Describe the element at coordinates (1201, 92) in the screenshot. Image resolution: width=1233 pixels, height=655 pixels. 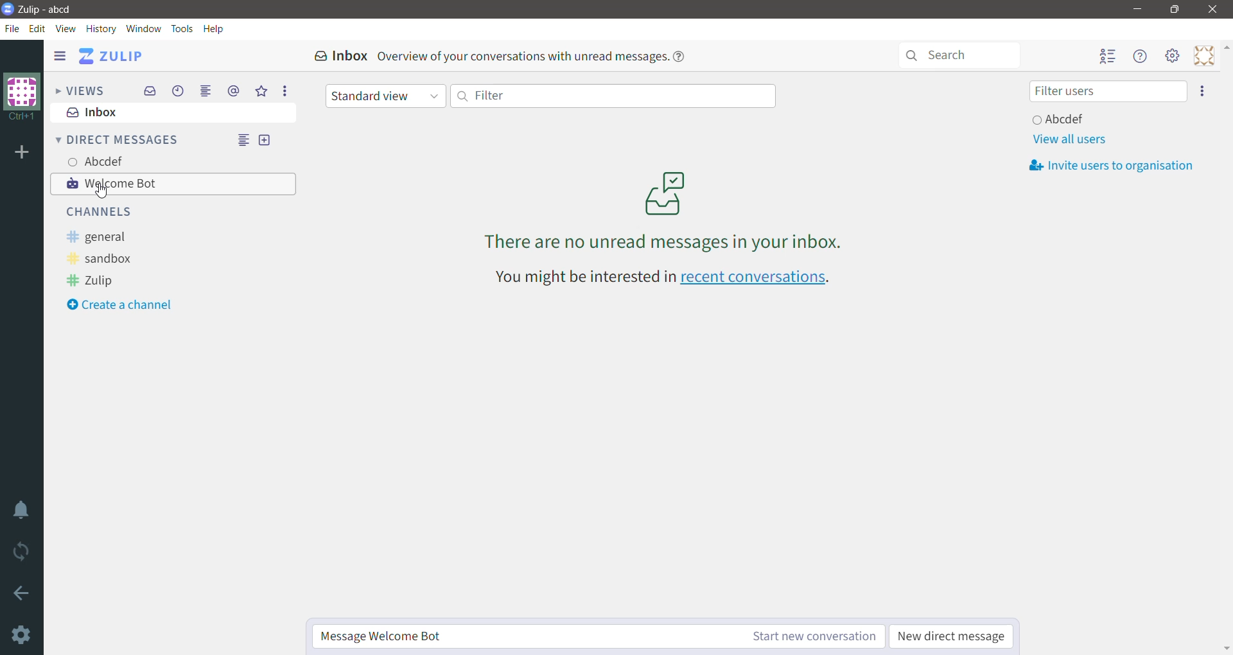
I see `Invite users to organization` at that location.